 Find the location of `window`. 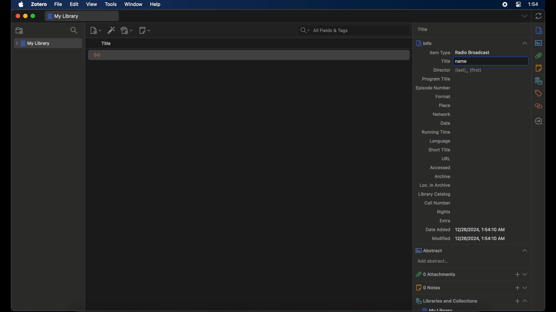

window is located at coordinates (134, 4).